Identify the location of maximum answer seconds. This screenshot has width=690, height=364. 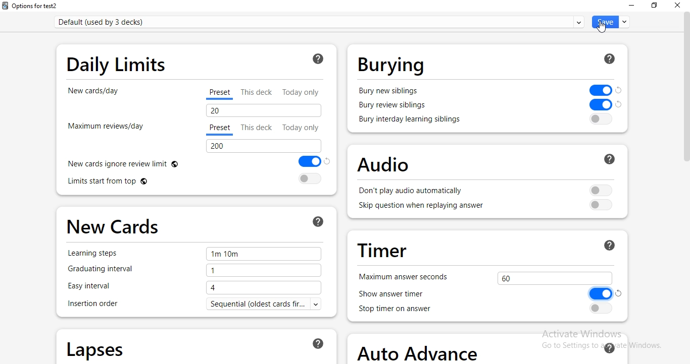
(408, 275).